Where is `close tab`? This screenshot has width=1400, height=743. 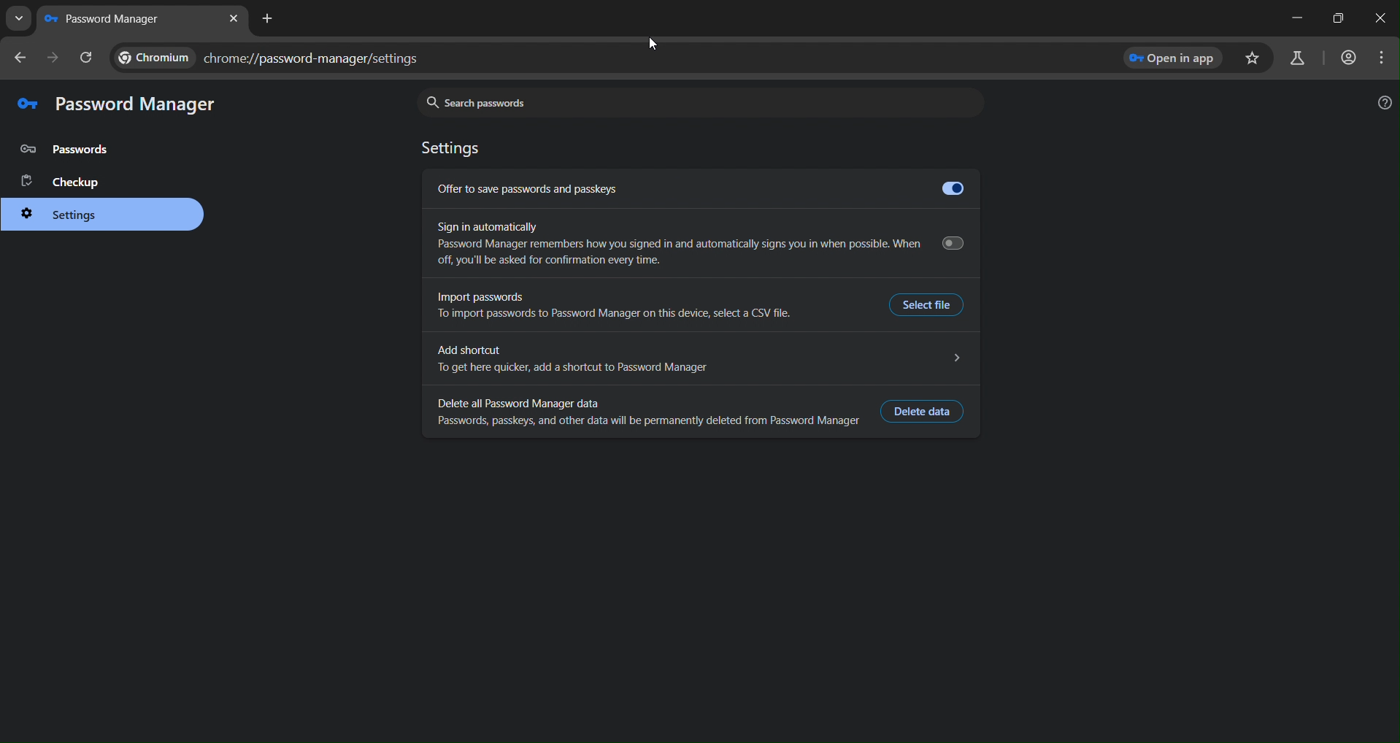 close tab is located at coordinates (235, 18).